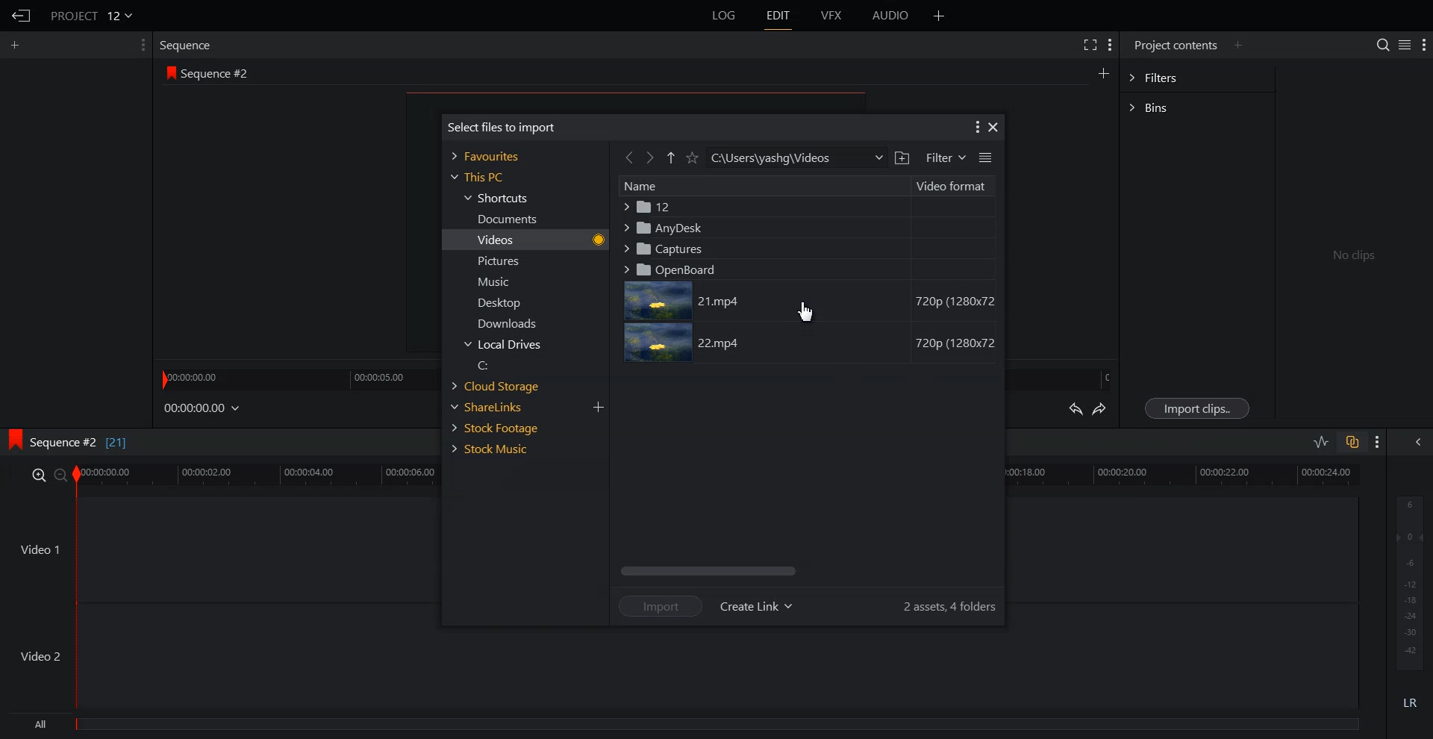 The image size is (1433, 739). What do you see at coordinates (1417, 442) in the screenshot?
I see `Show All audio menu` at bounding box center [1417, 442].